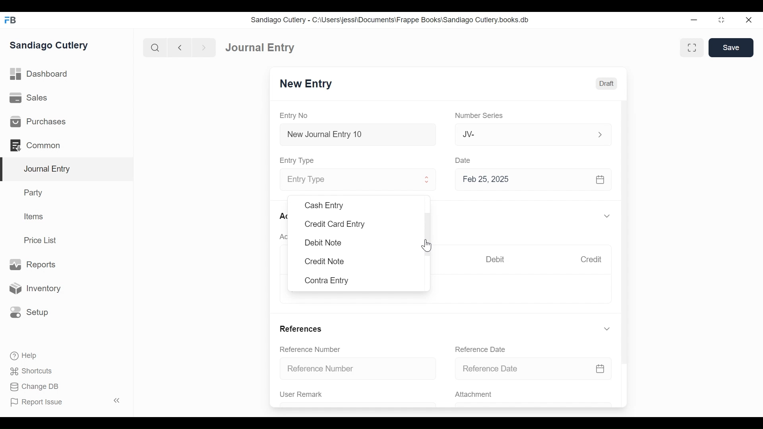  What do you see at coordinates (358, 134) in the screenshot?
I see `New Journal Entry 10` at bounding box center [358, 134].